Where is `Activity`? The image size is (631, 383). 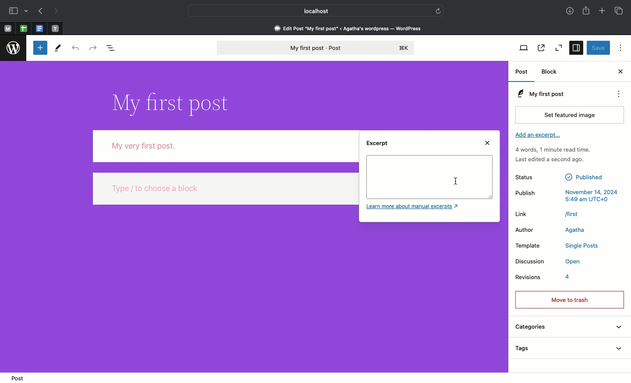 Activity is located at coordinates (553, 155).